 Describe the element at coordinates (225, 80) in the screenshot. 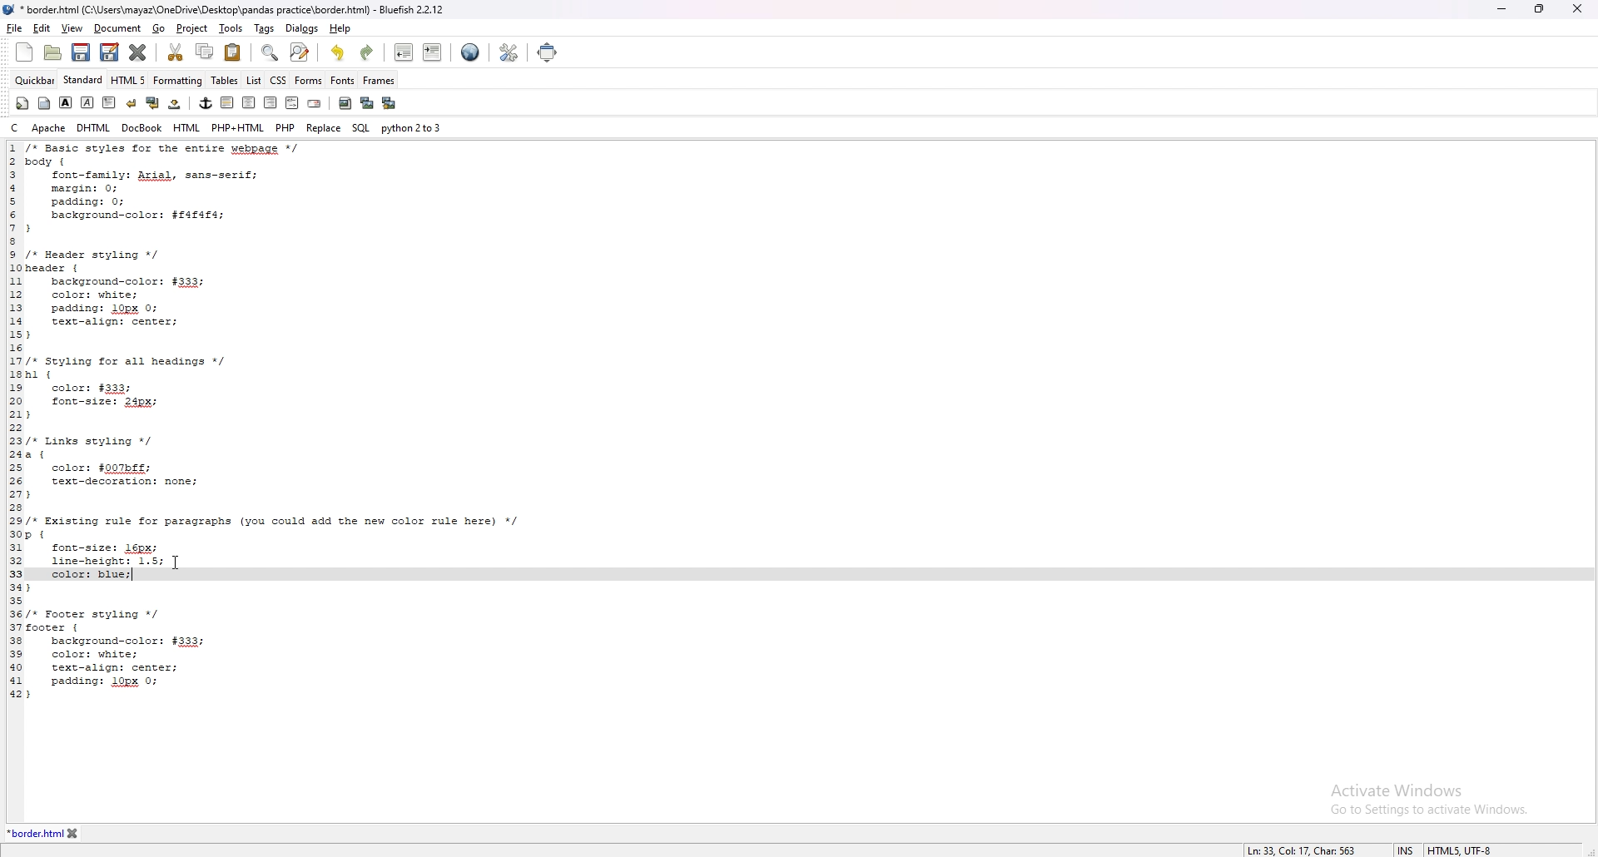

I see `tables` at that location.